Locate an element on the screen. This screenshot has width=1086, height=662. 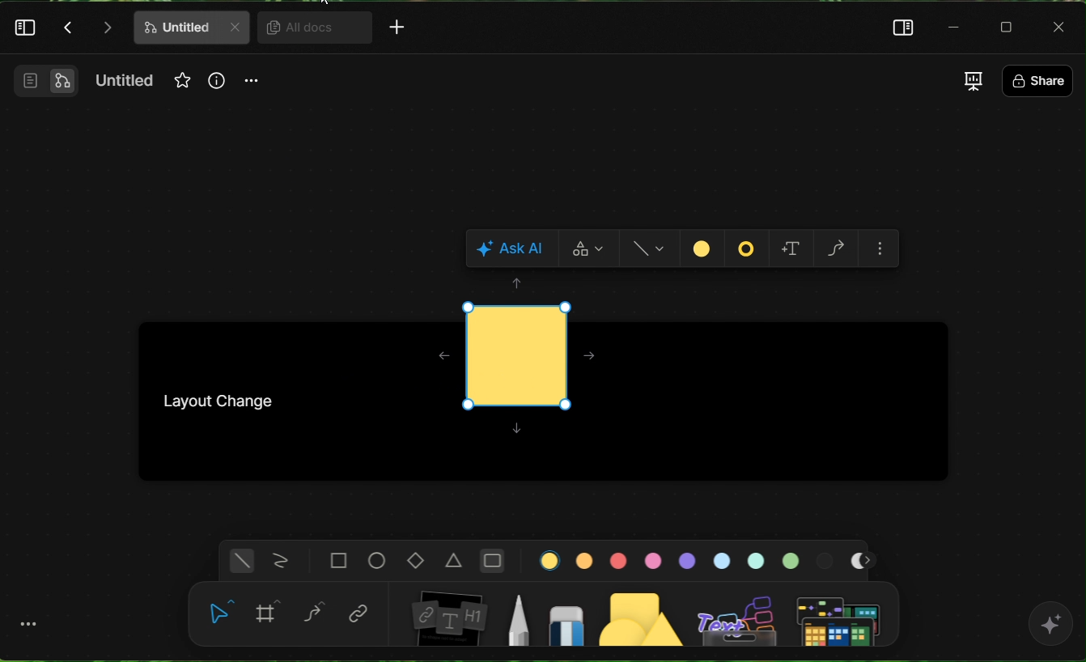
link is located at coordinates (359, 612).